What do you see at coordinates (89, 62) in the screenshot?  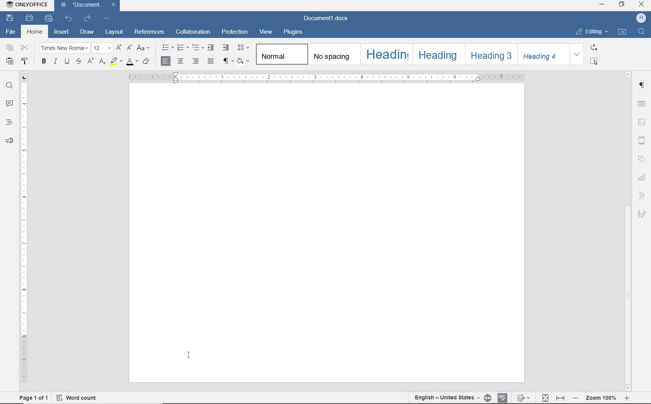 I see `SUPERSCRIPT` at bounding box center [89, 62].